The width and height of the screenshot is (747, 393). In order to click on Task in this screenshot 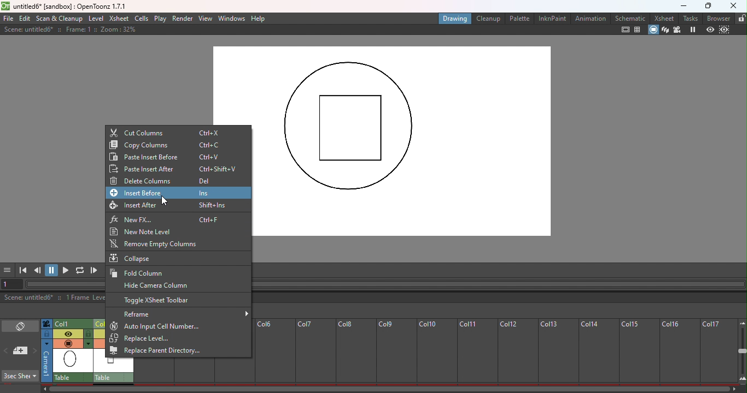, I will do `click(690, 18)`.